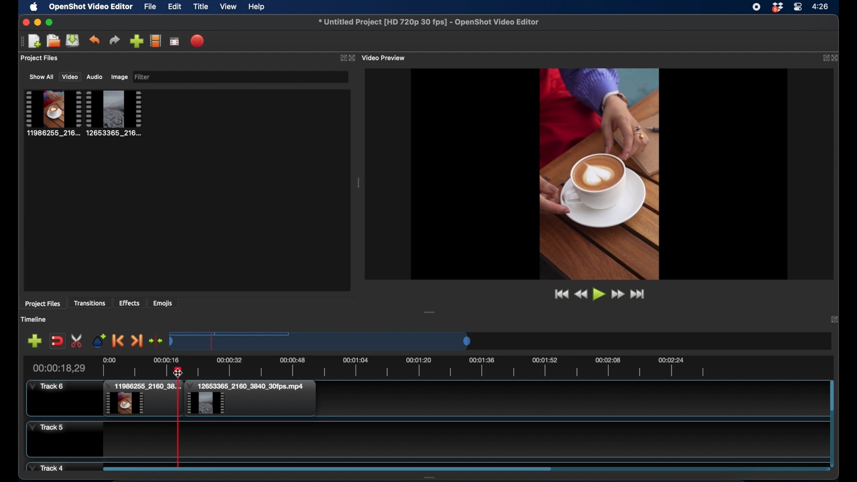 This screenshot has height=482, width=857. What do you see at coordinates (142, 399) in the screenshot?
I see `clip` at bounding box center [142, 399].